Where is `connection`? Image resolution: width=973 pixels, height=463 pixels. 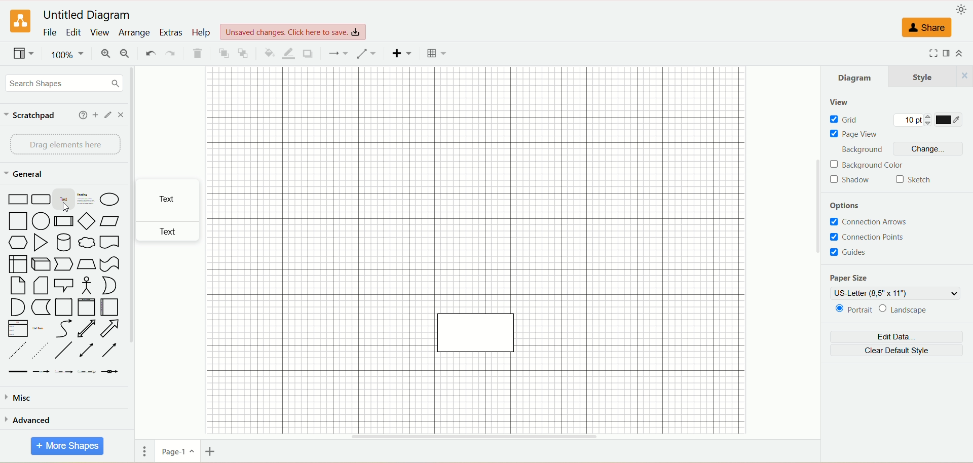 connection is located at coordinates (339, 53).